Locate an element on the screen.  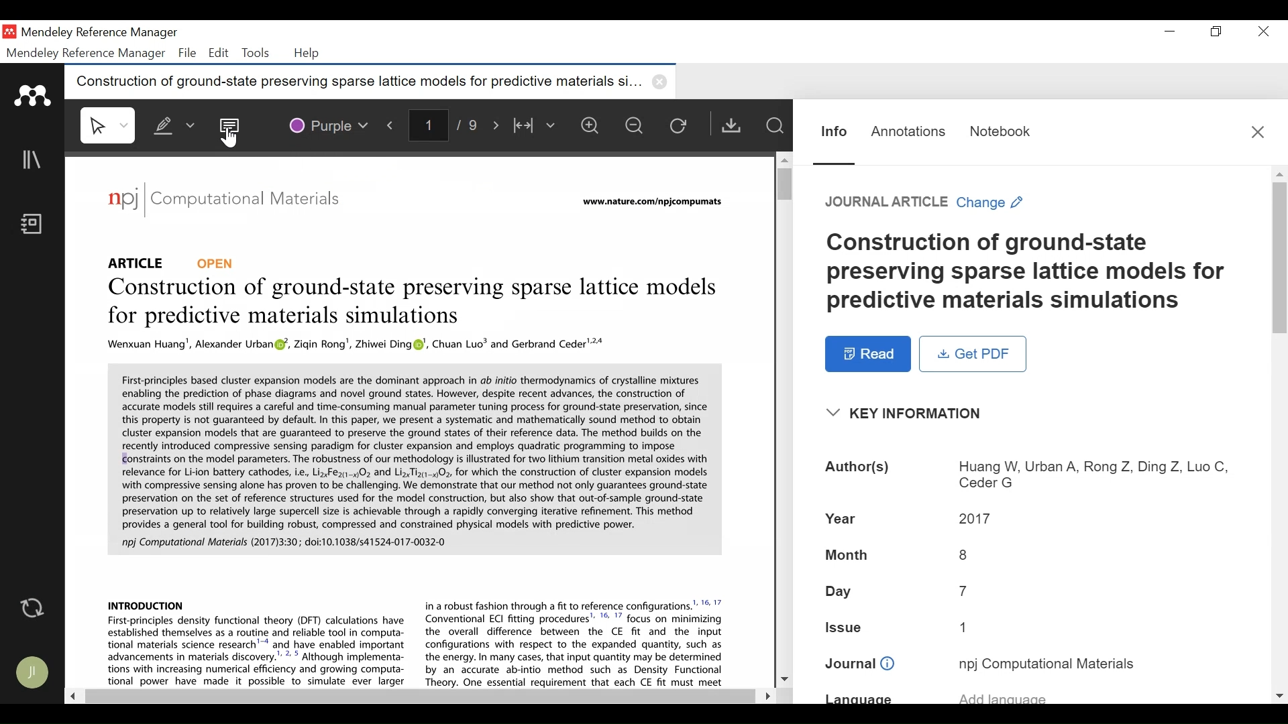
Sticky Note is located at coordinates (234, 123).